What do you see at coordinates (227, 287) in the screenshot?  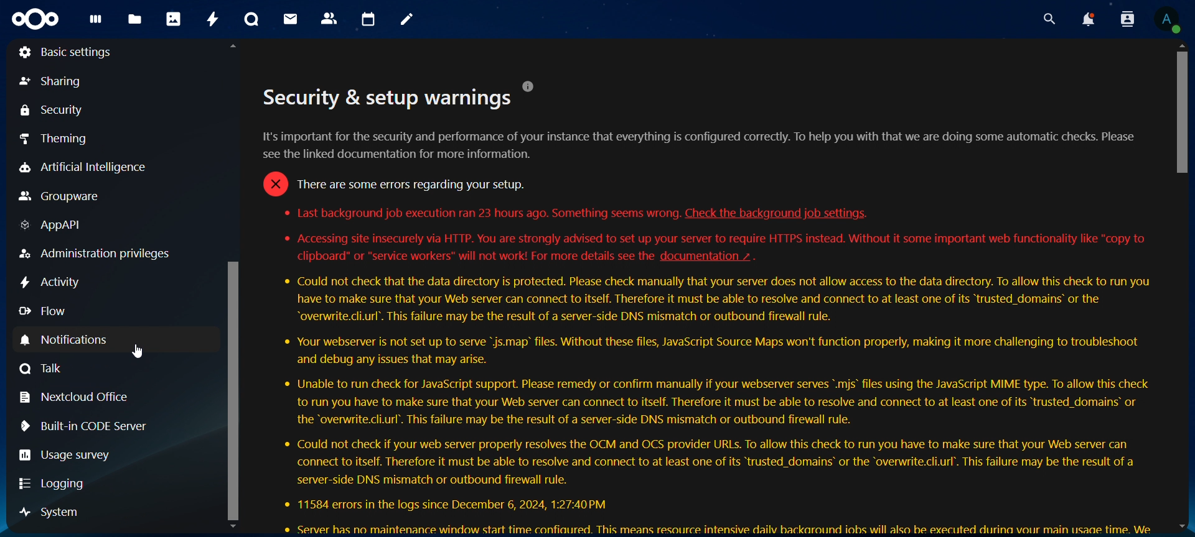 I see `Scrollbar` at bounding box center [227, 287].